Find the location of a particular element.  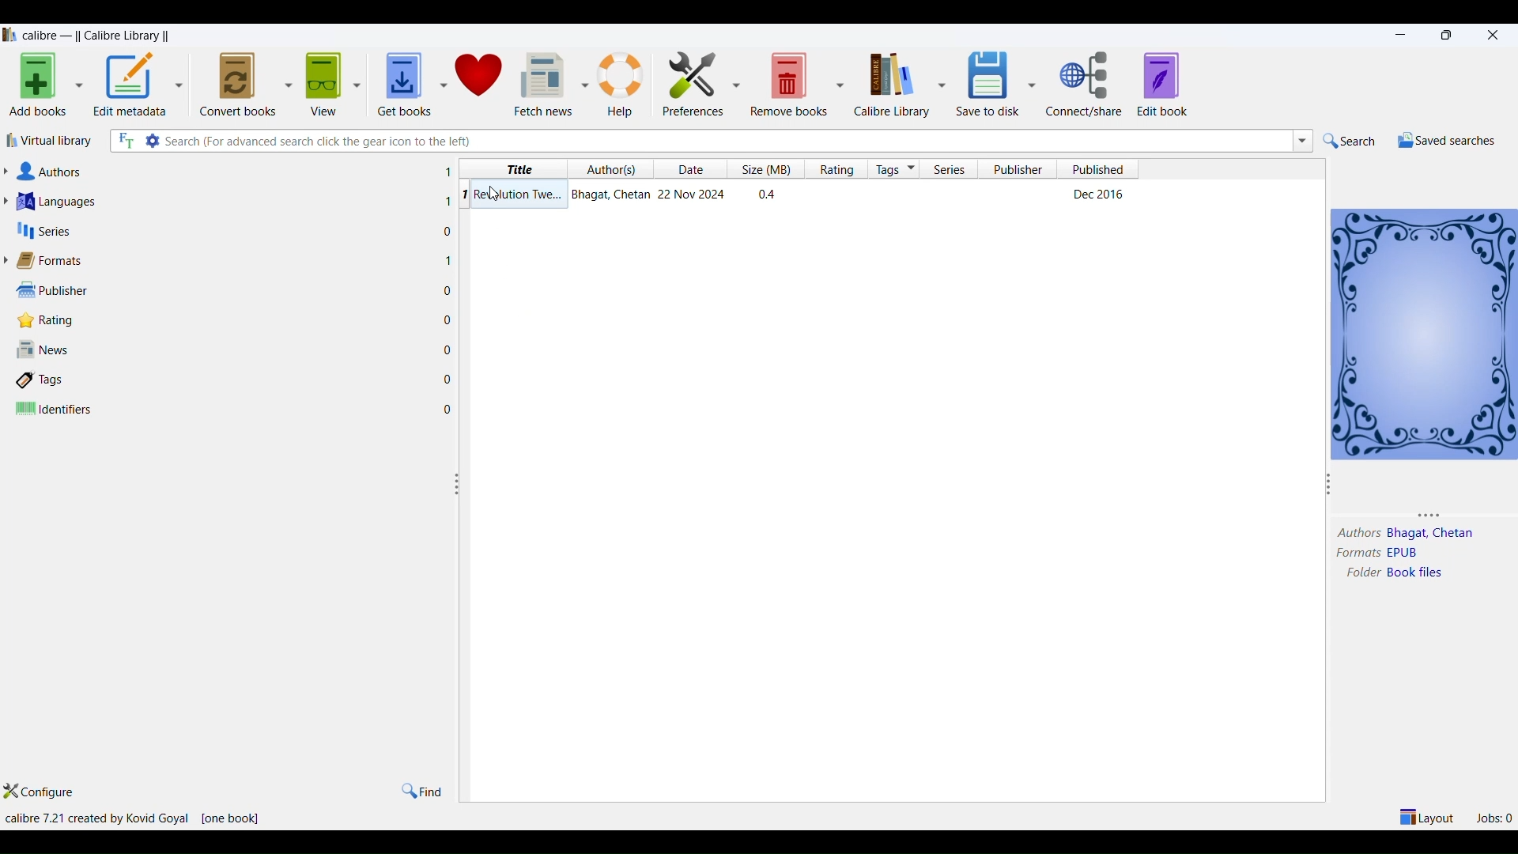

publisher is located at coordinates (48, 289).